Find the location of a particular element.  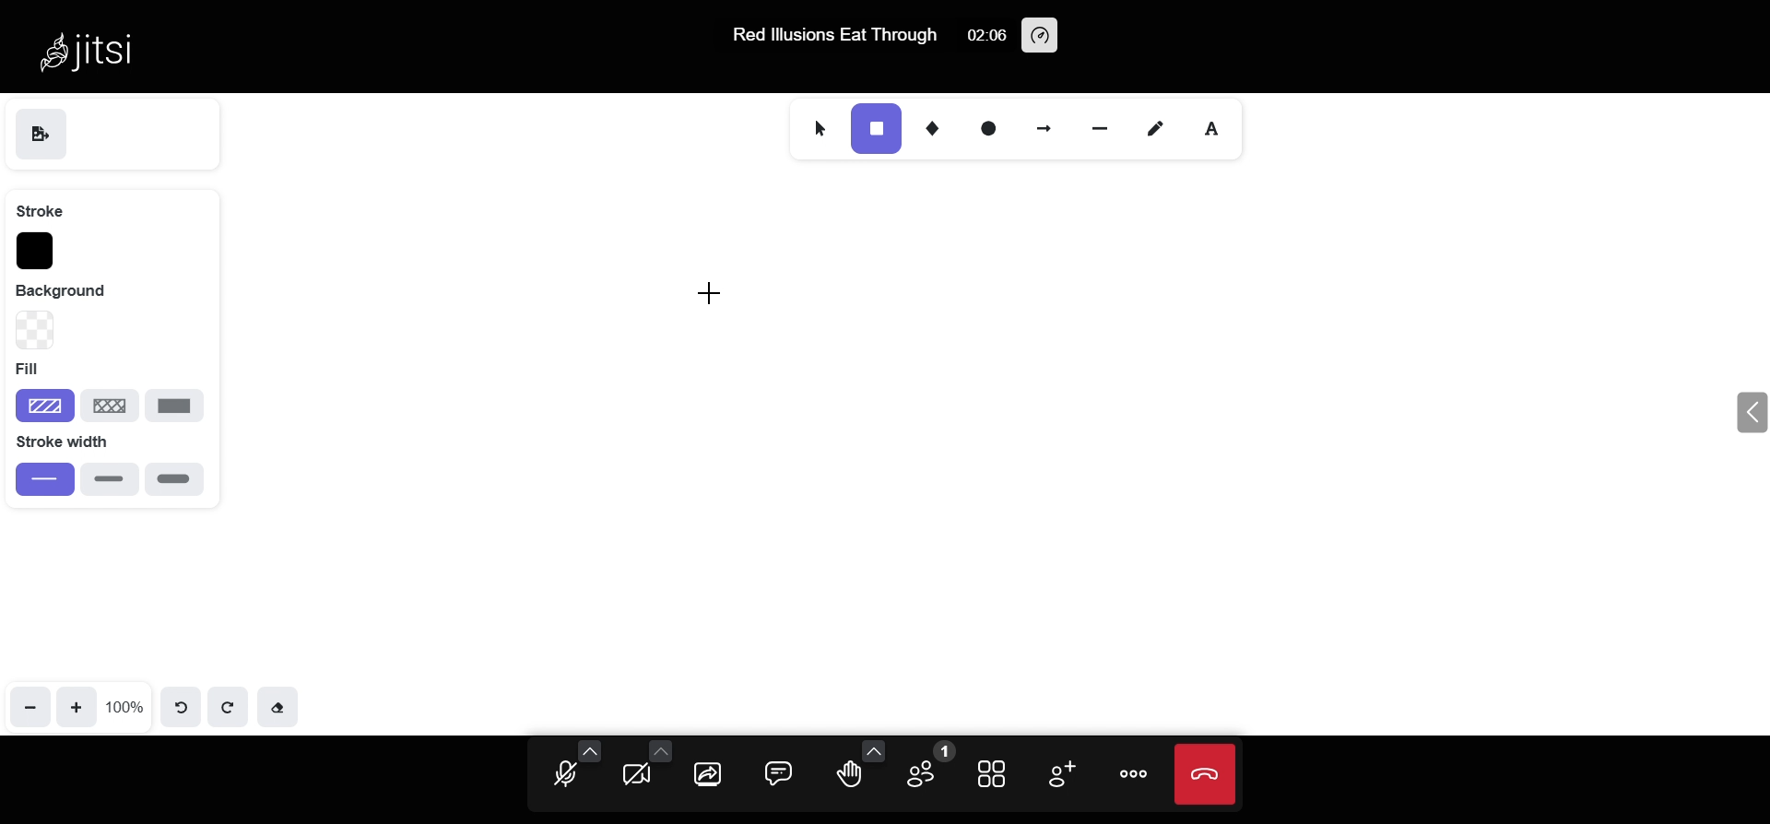

redo is located at coordinates (229, 706).